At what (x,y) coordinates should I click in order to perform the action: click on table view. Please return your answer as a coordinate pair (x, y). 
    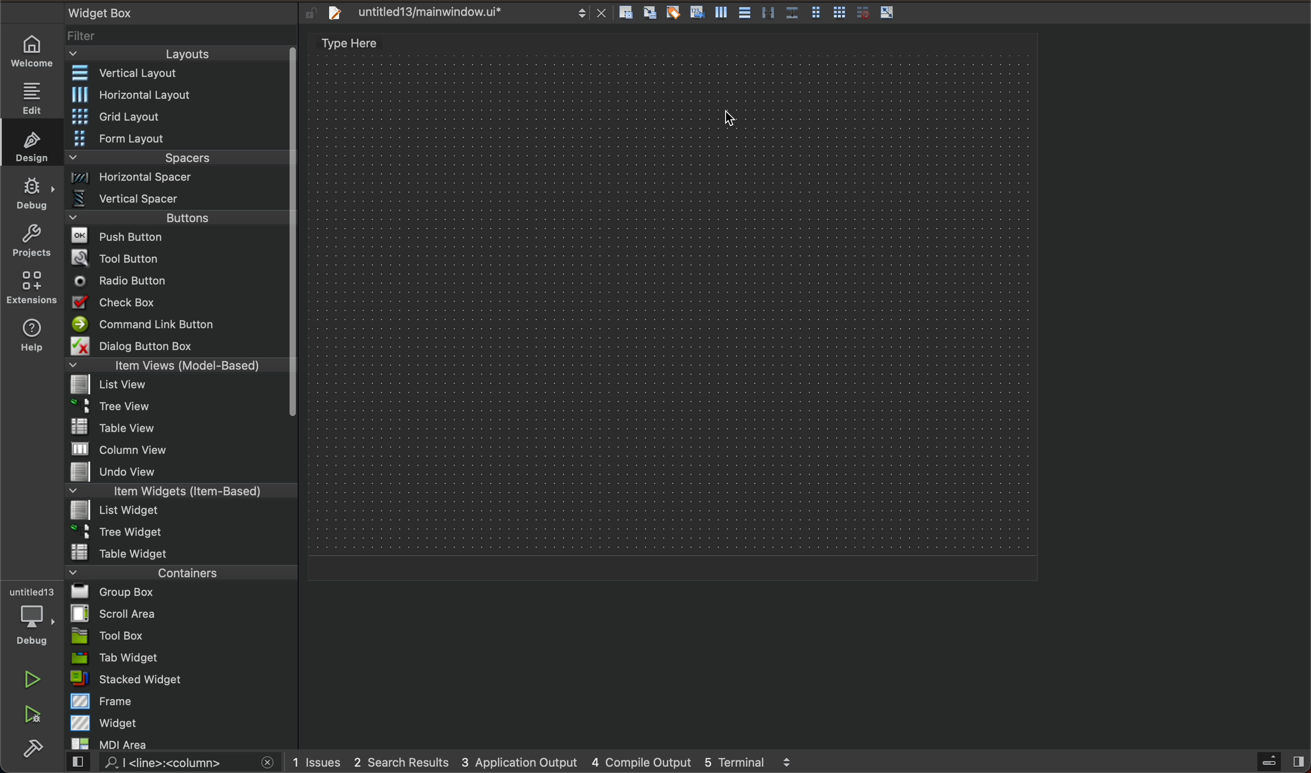
    Looking at the image, I should click on (176, 428).